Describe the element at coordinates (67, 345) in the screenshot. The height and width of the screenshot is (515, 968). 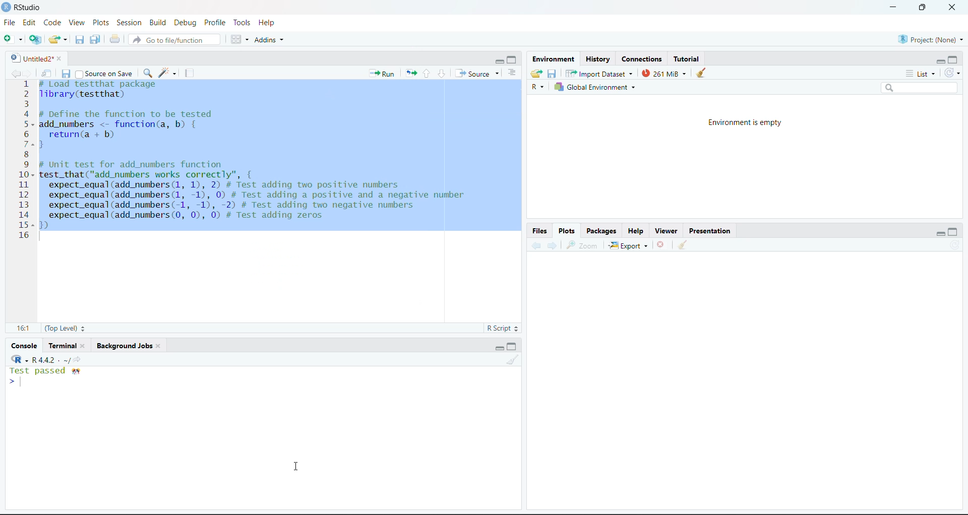
I see `Terminal` at that location.